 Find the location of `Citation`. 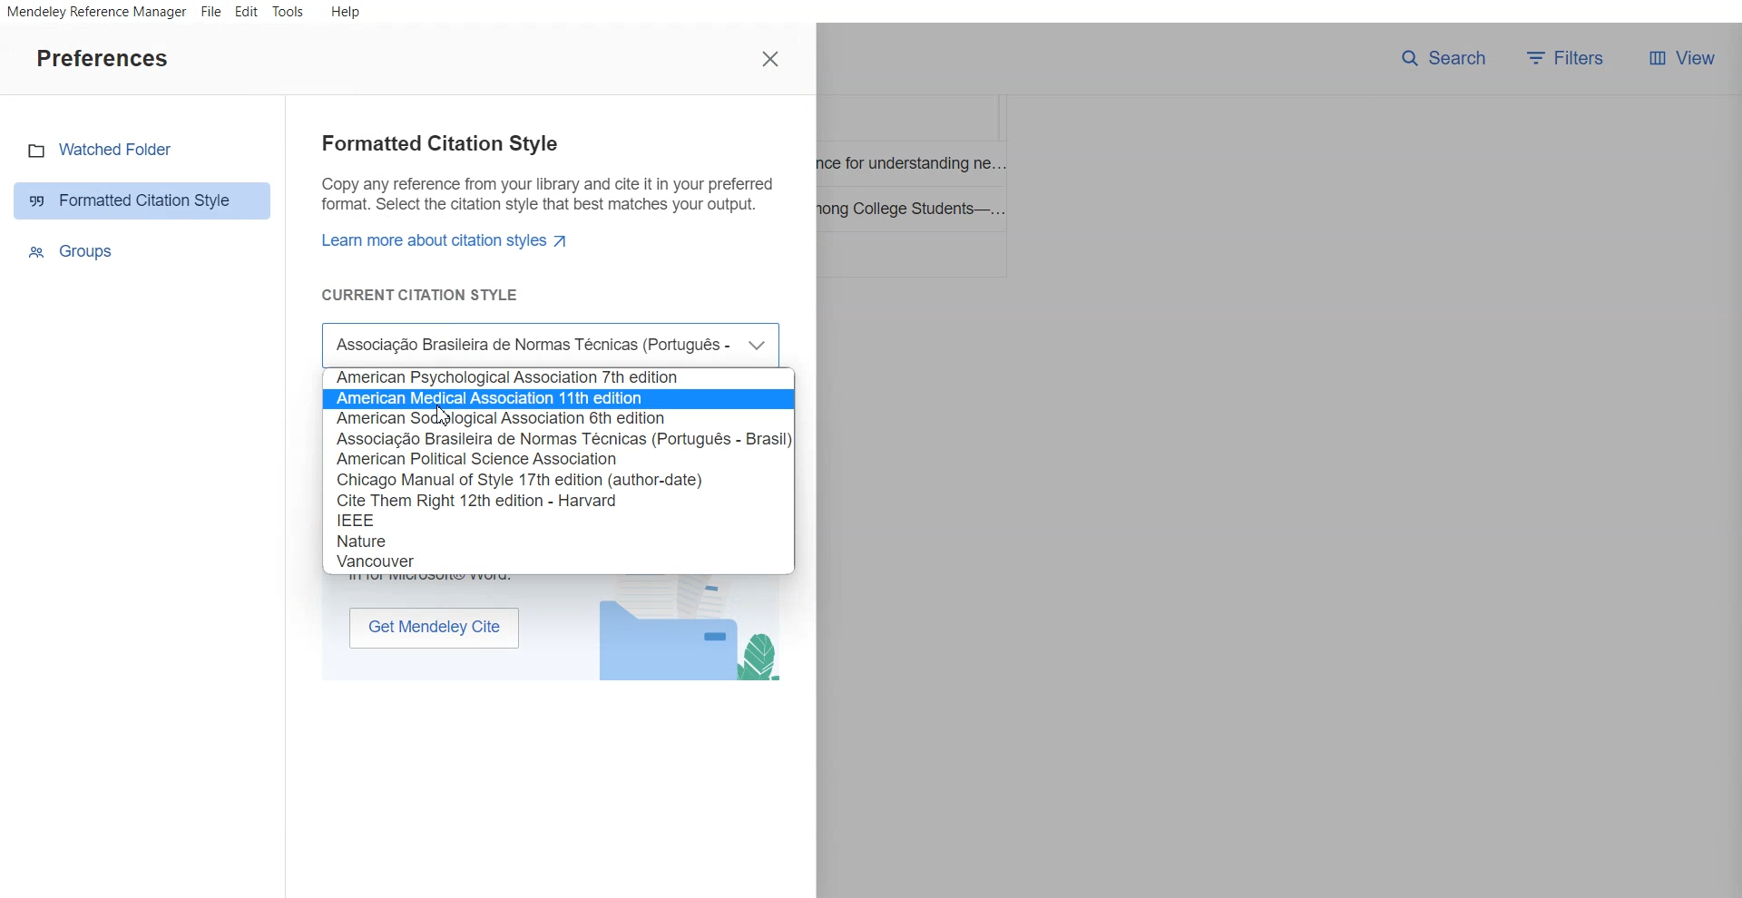

Citation is located at coordinates (368, 539).